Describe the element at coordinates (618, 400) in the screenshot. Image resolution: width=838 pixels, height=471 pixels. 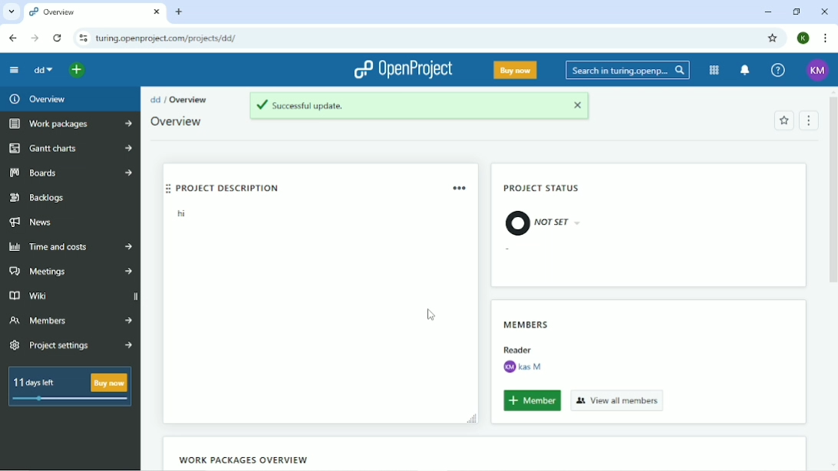
I see `View all members` at that location.